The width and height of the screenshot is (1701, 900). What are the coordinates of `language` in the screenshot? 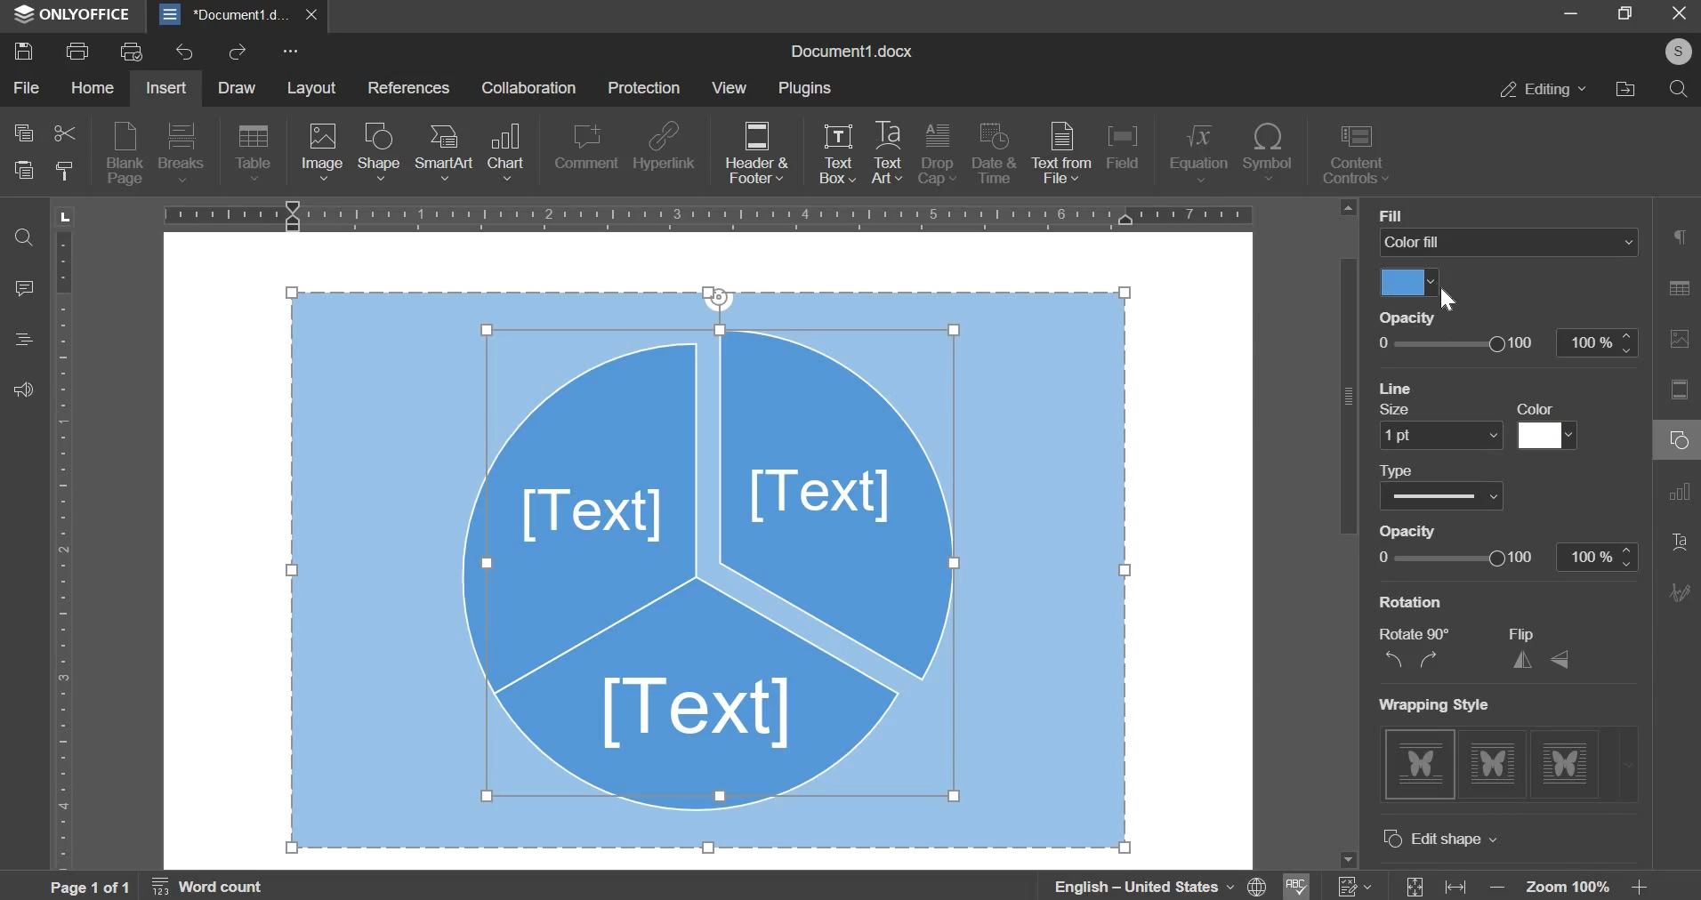 It's located at (1145, 885).